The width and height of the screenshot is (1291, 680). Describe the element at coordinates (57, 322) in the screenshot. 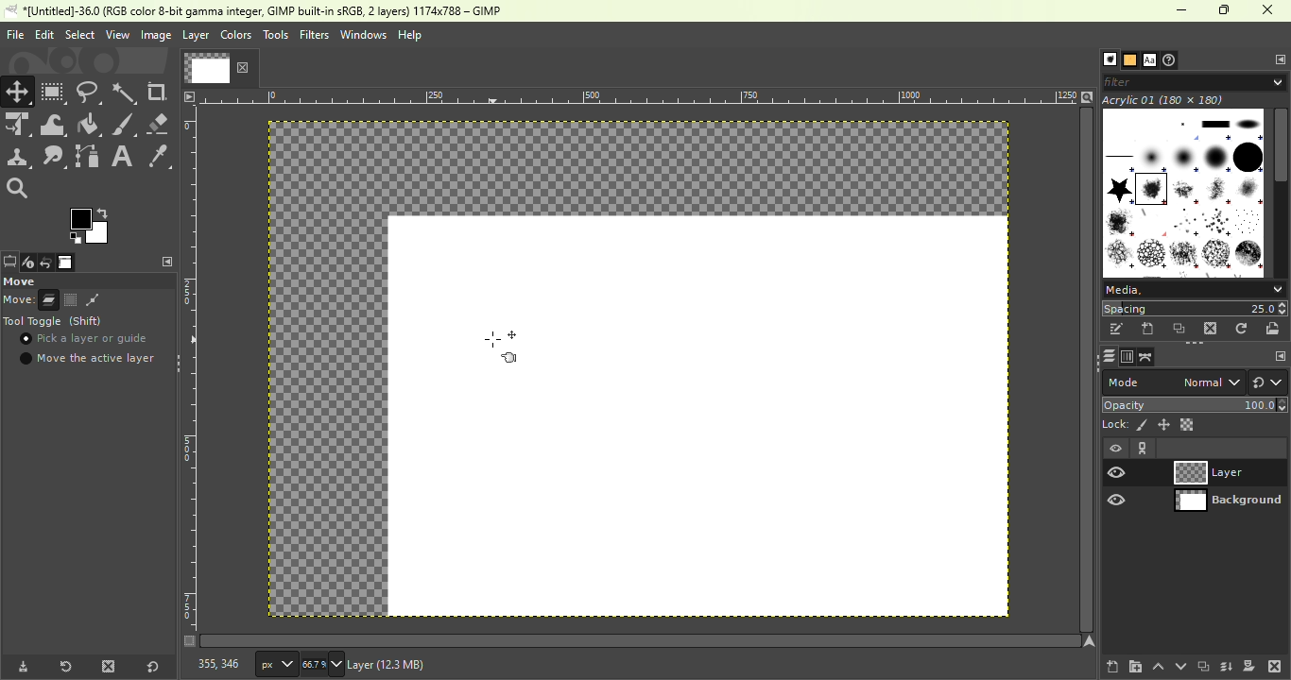

I see `tool toggle ` at that location.